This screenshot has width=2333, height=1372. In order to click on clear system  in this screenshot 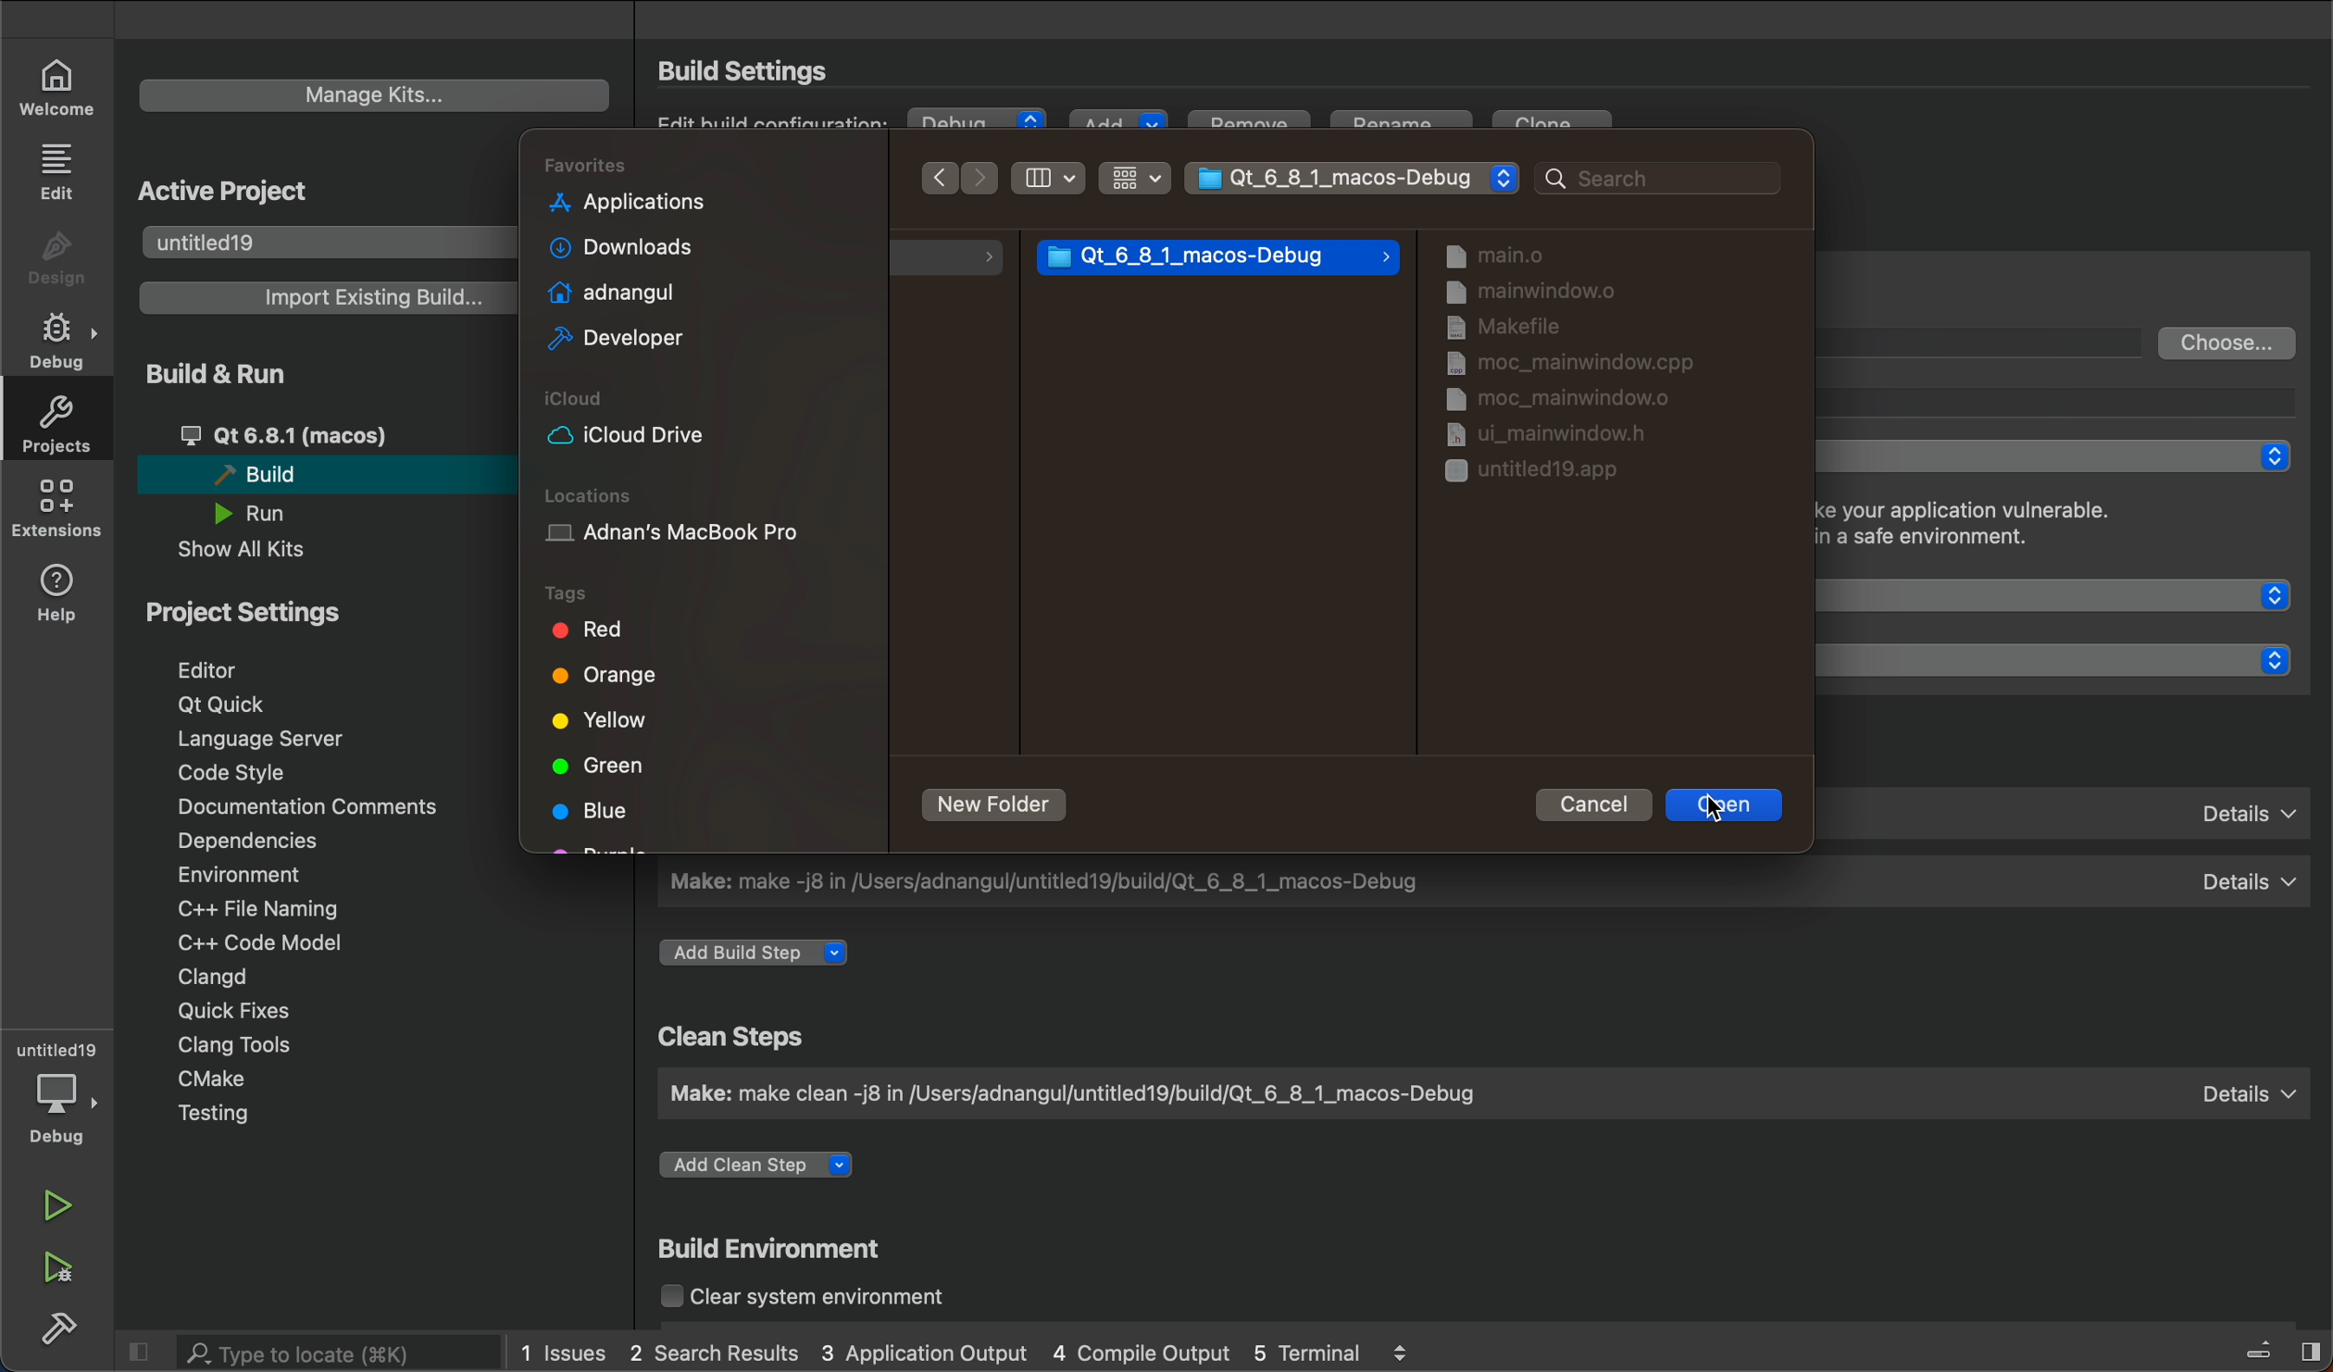, I will do `click(834, 1299)`.